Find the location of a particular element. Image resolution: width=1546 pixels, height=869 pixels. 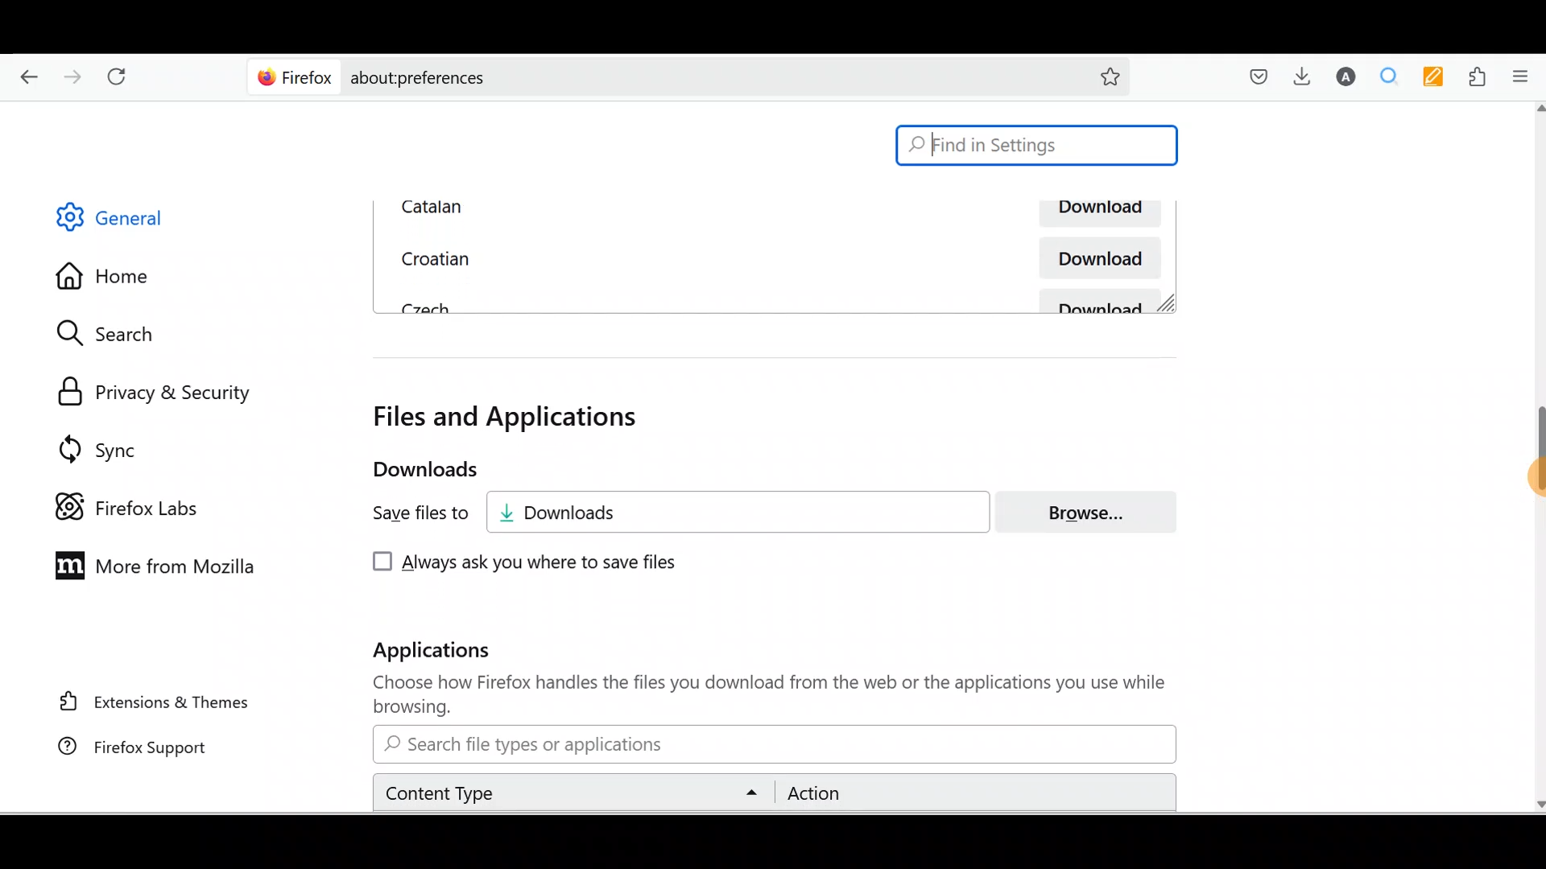

Croatian is located at coordinates (432, 256).